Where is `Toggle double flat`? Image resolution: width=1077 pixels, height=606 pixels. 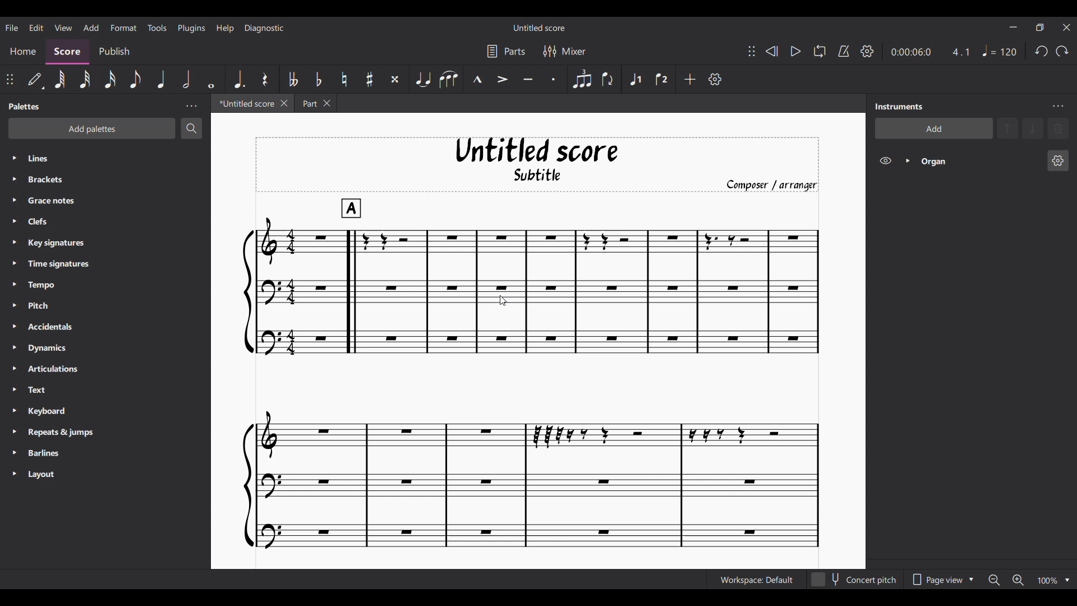
Toggle double flat is located at coordinates (294, 79).